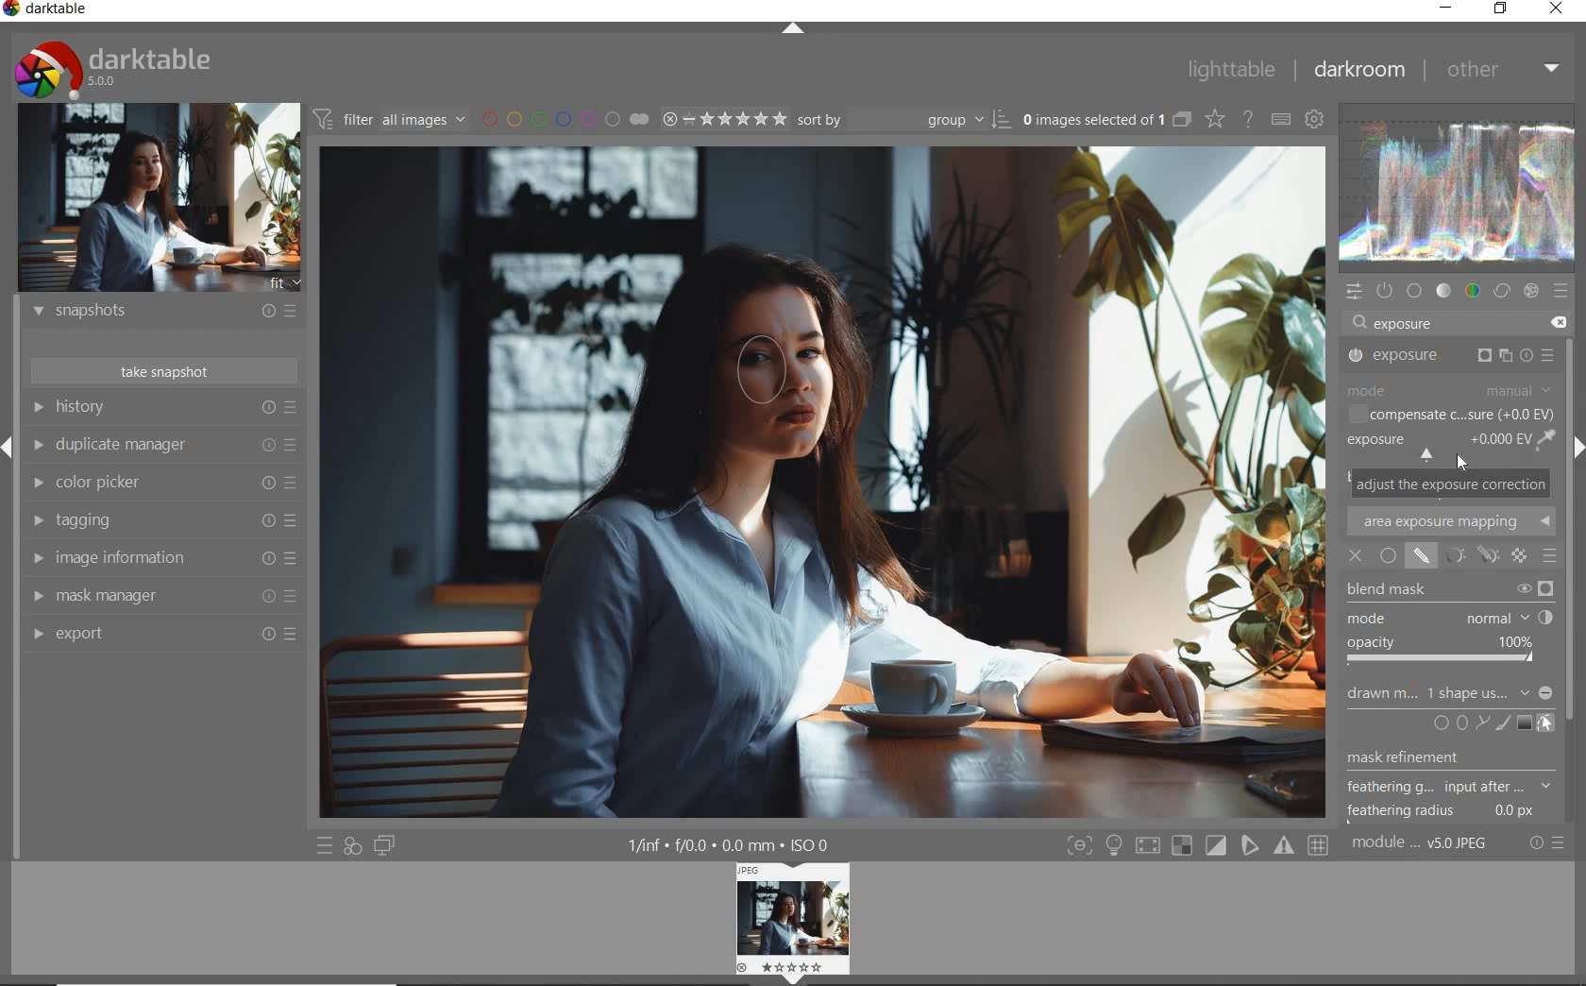 This screenshot has width=1586, height=986. Describe the element at coordinates (1279, 119) in the screenshot. I see `set keyboard shortcuts` at that location.